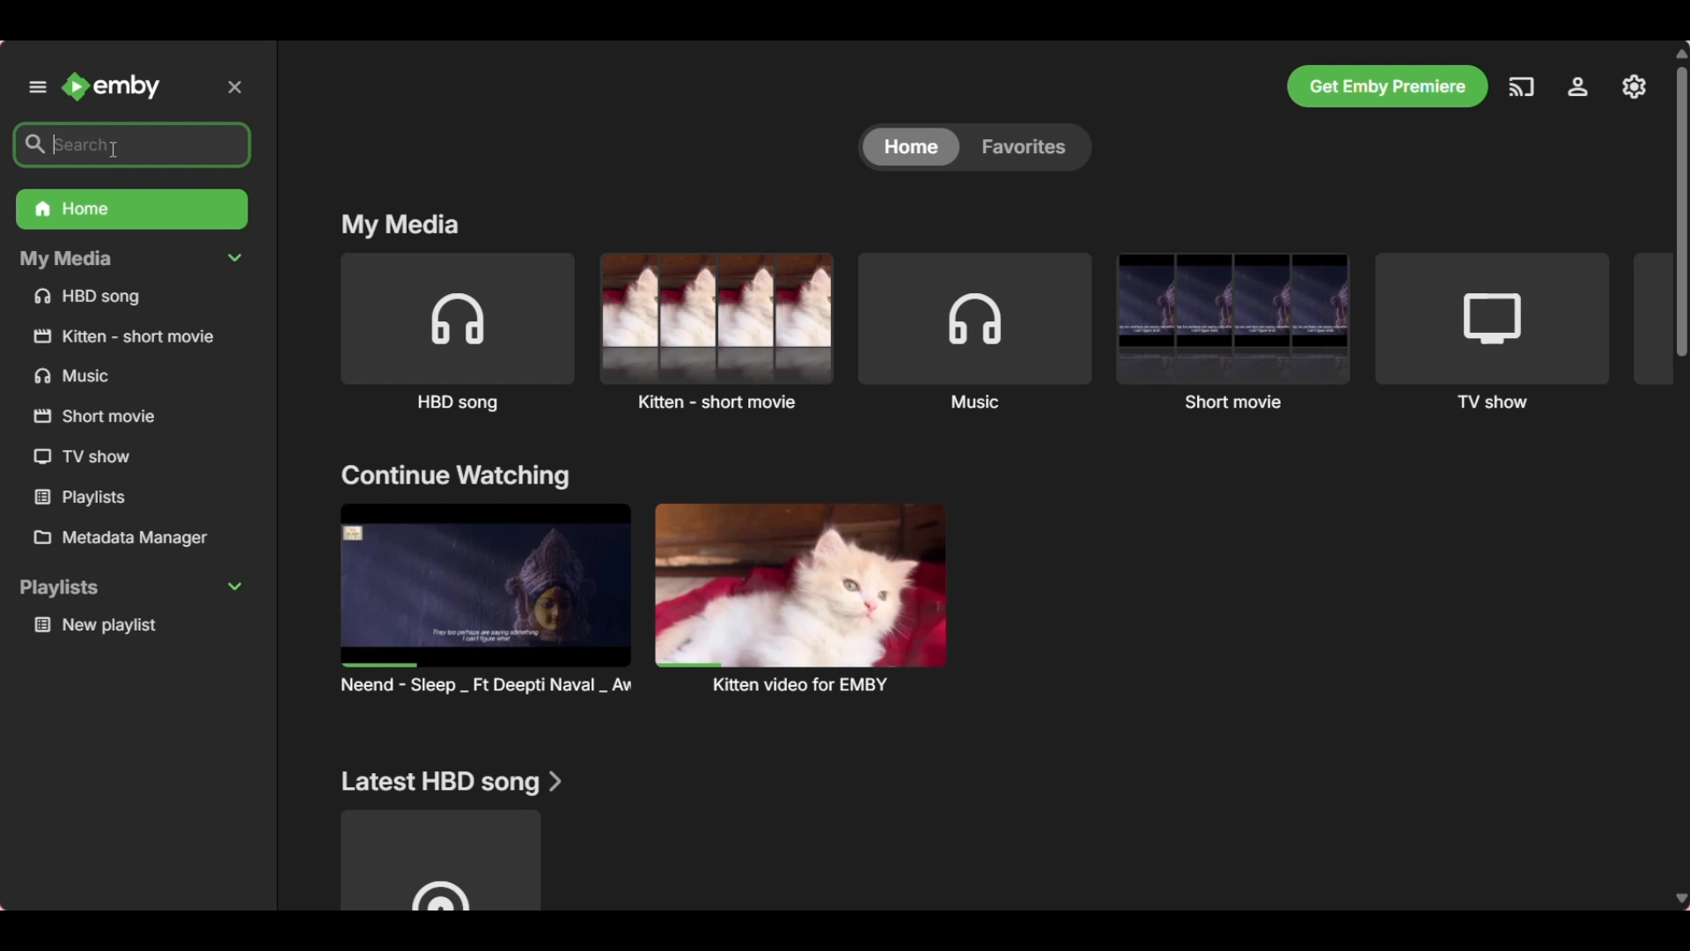 The width and height of the screenshot is (1690, 951). Describe the element at coordinates (134, 624) in the screenshot. I see `Playlist under Playlists section` at that location.